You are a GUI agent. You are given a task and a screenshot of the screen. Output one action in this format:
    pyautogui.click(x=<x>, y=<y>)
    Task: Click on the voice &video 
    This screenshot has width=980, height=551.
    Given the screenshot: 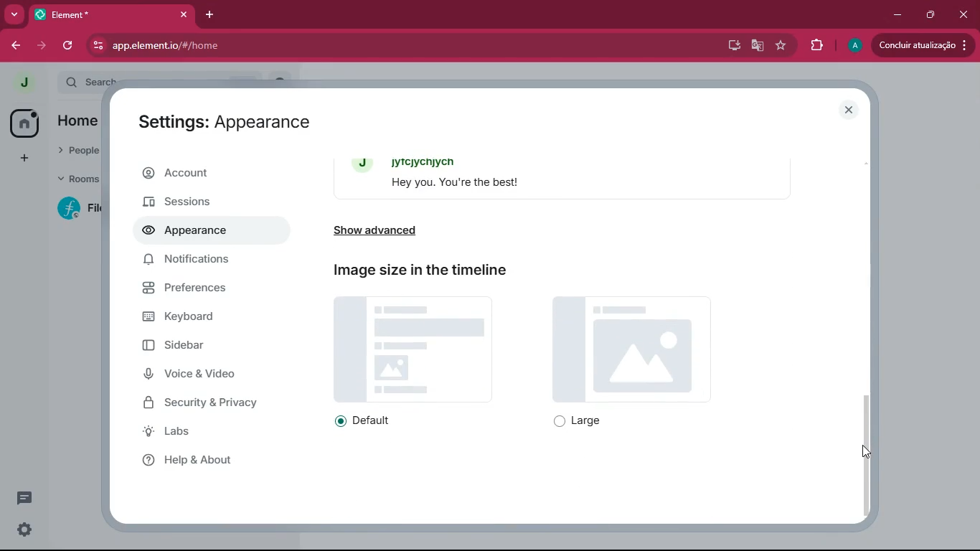 What is the action you would take?
    pyautogui.click(x=208, y=375)
    